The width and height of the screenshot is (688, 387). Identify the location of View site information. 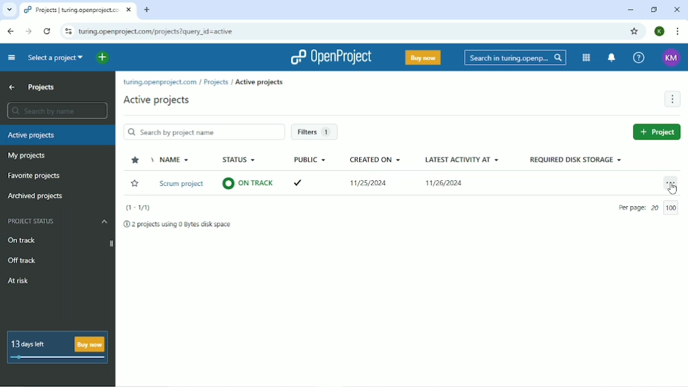
(68, 33).